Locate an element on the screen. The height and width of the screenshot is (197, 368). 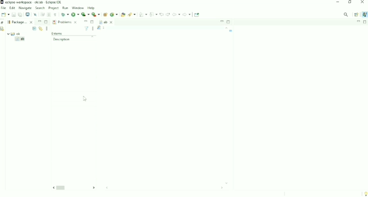
Toggle Word Wrap is located at coordinates (42, 14).